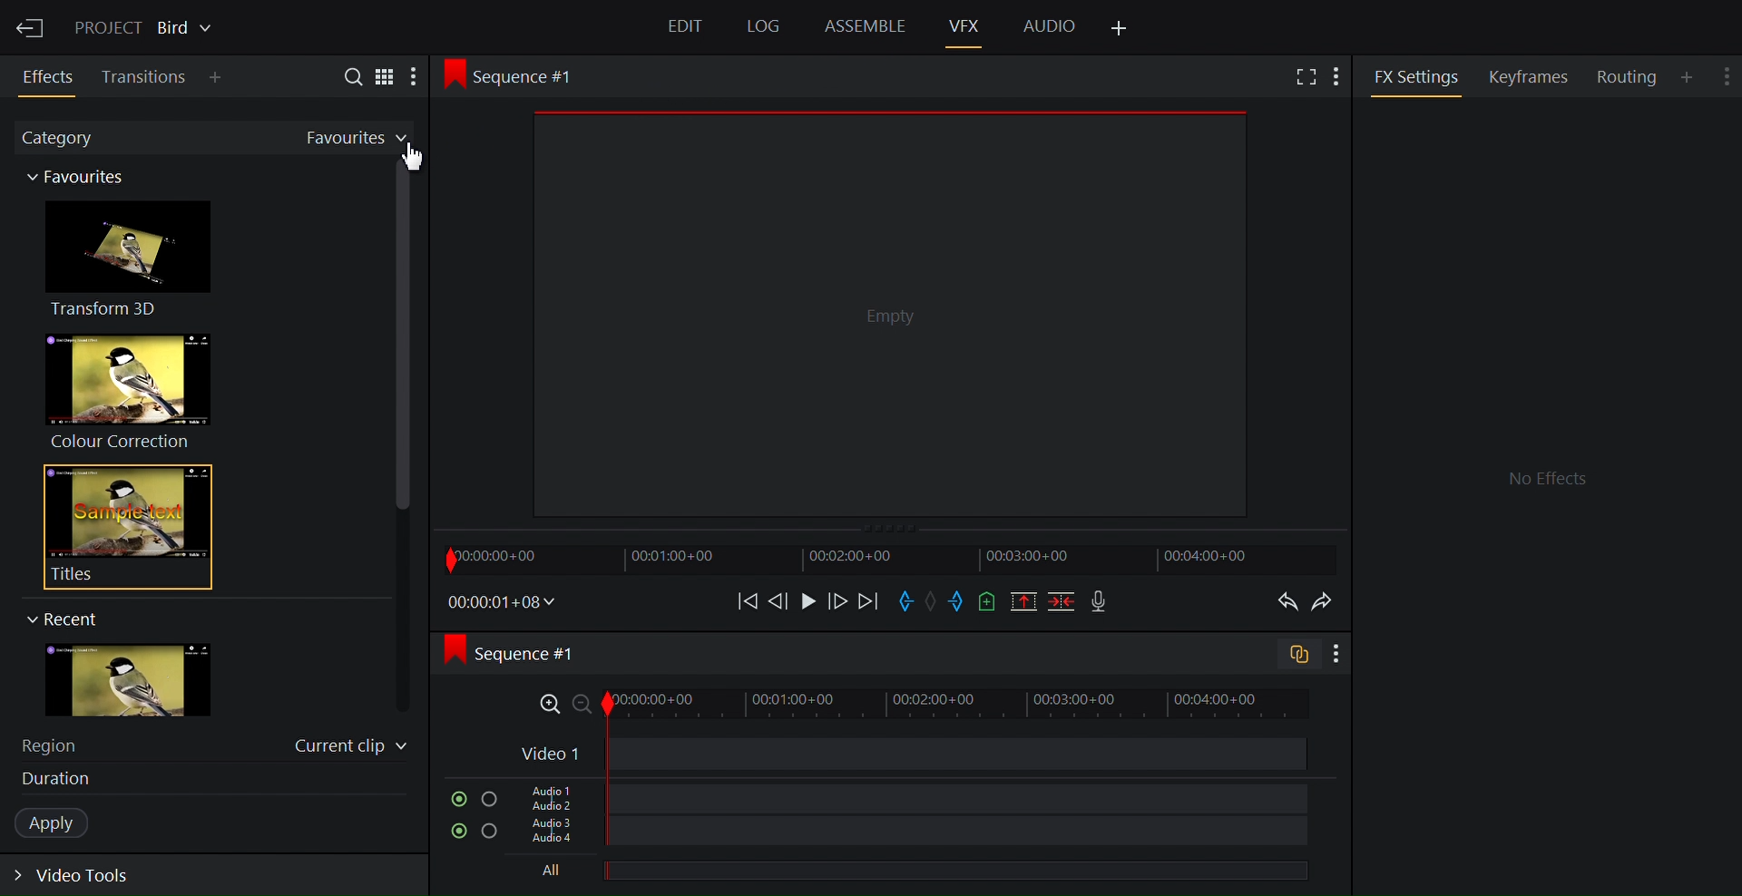 This screenshot has width=1742, height=896. Describe the element at coordinates (1329, 601) in the screenshot. I see `Redo` at that location.